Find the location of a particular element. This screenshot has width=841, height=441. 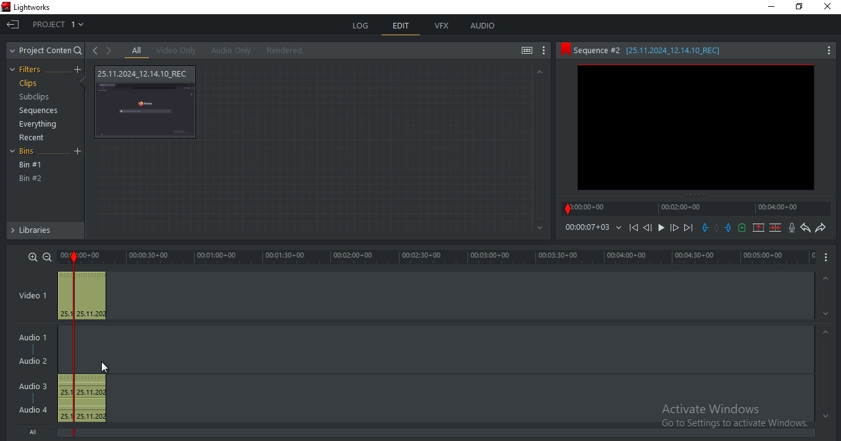

video only is located at coordinates (176, 51).